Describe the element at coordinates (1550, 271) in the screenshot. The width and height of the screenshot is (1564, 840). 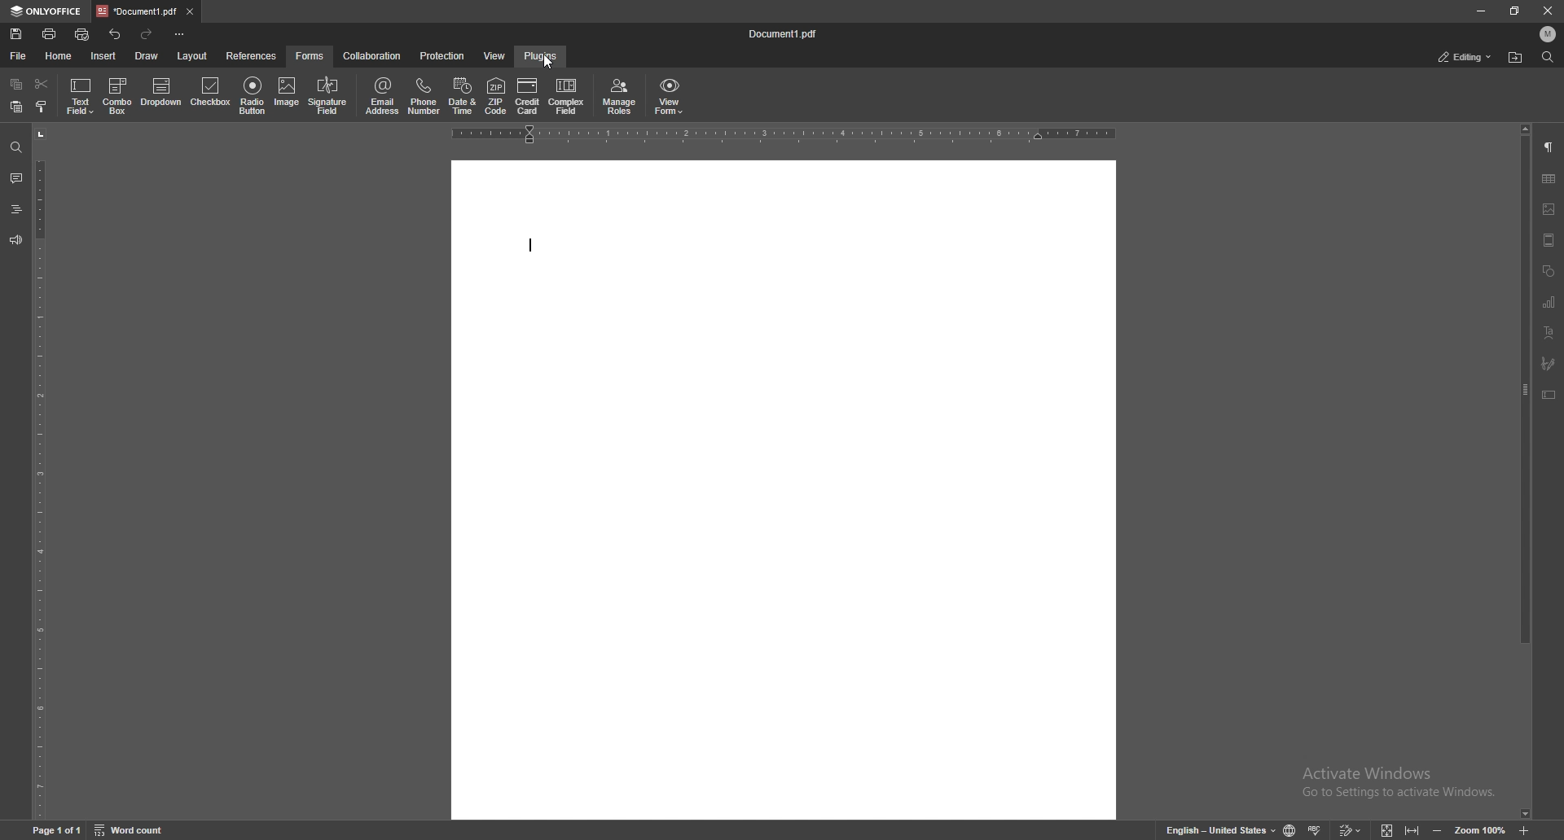
I see `shapes` at that location.